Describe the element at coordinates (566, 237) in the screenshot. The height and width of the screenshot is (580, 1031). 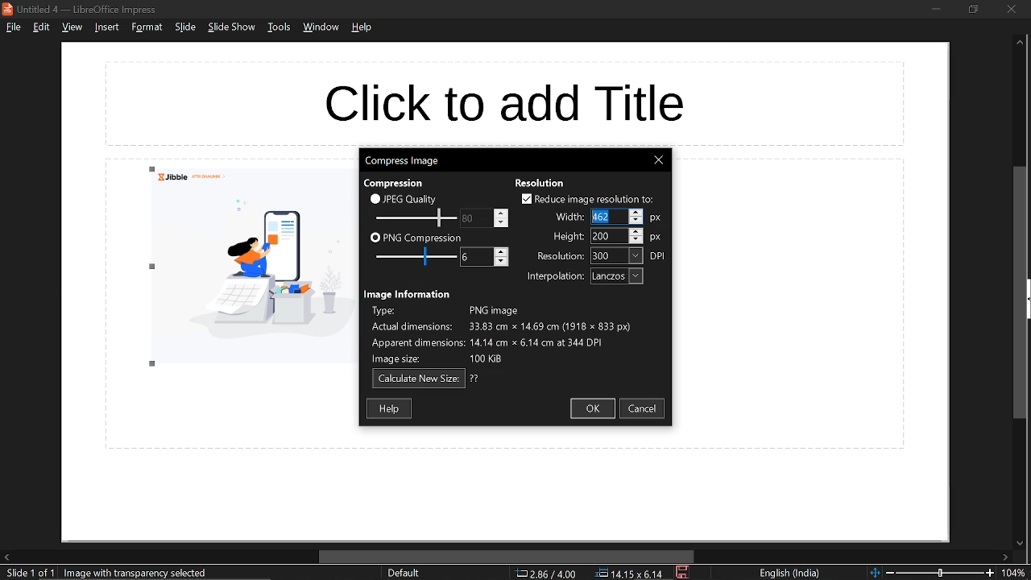
I see `height` at that location.